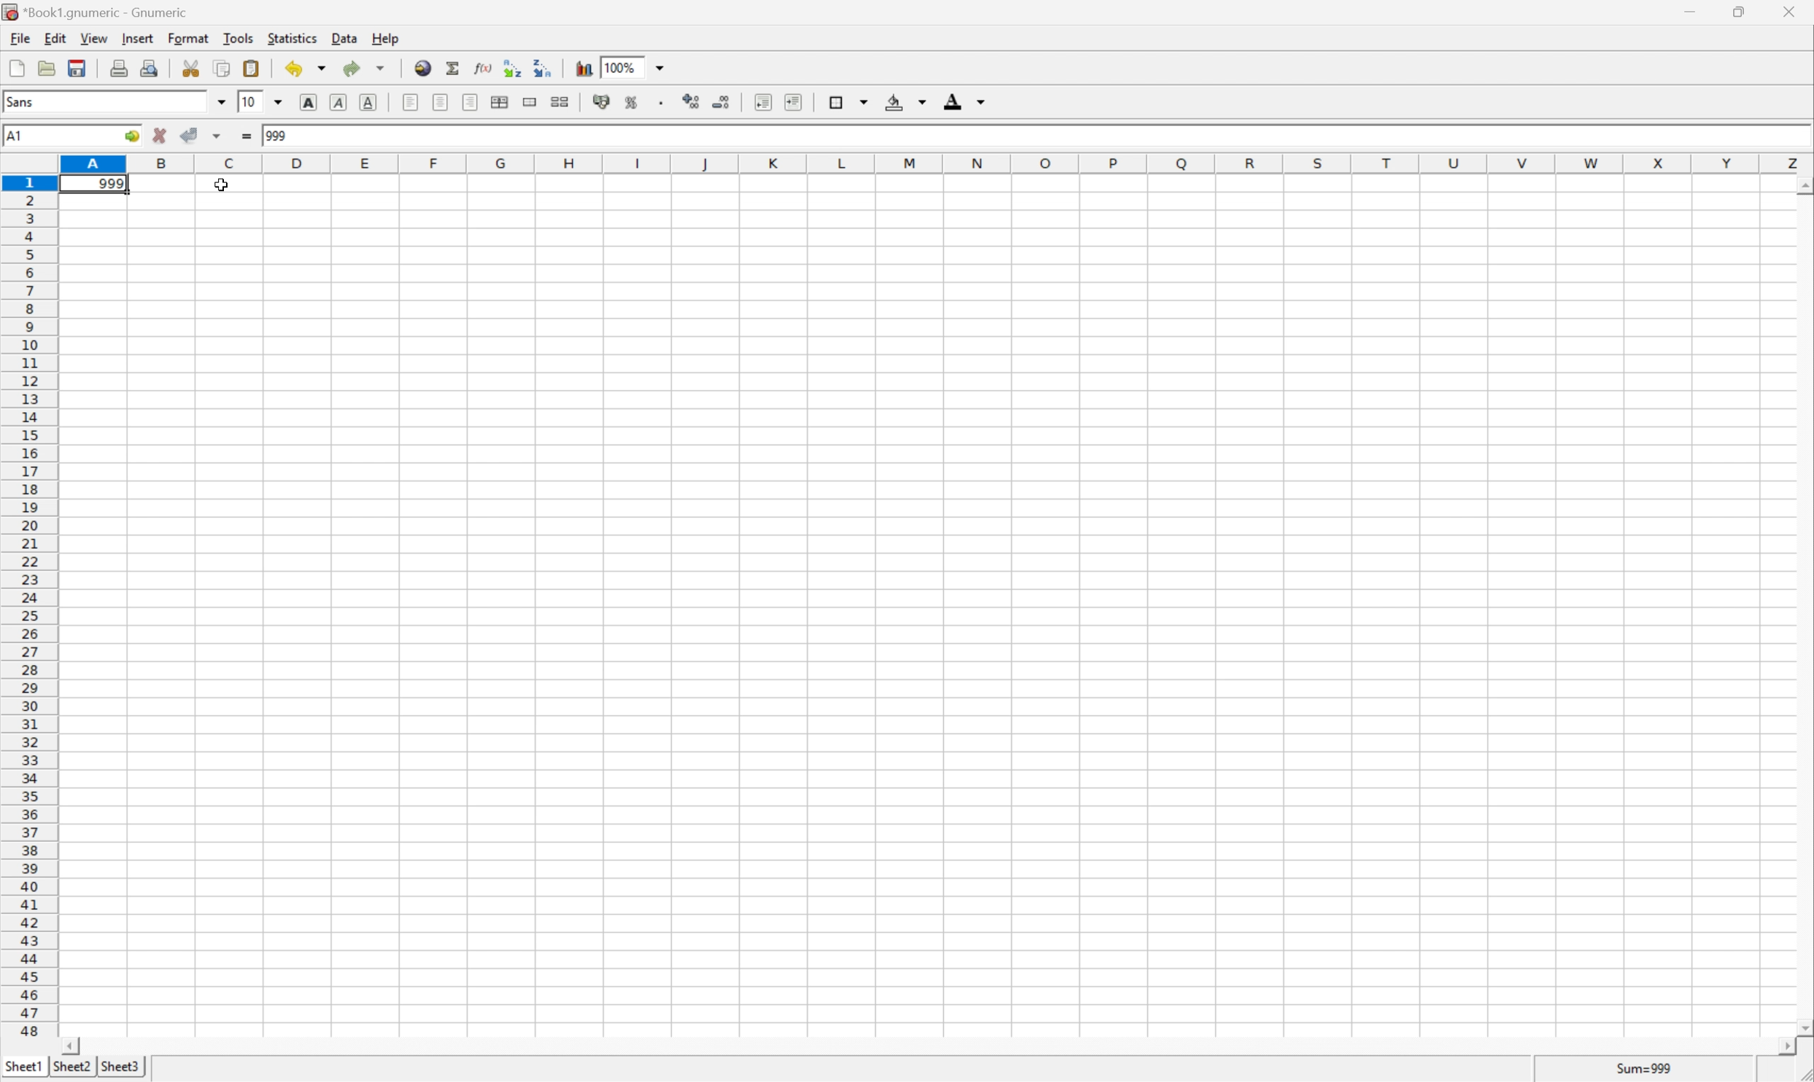  Describe the element at coordinates (939, 164) in the screenshot. I see `column names` at that location.